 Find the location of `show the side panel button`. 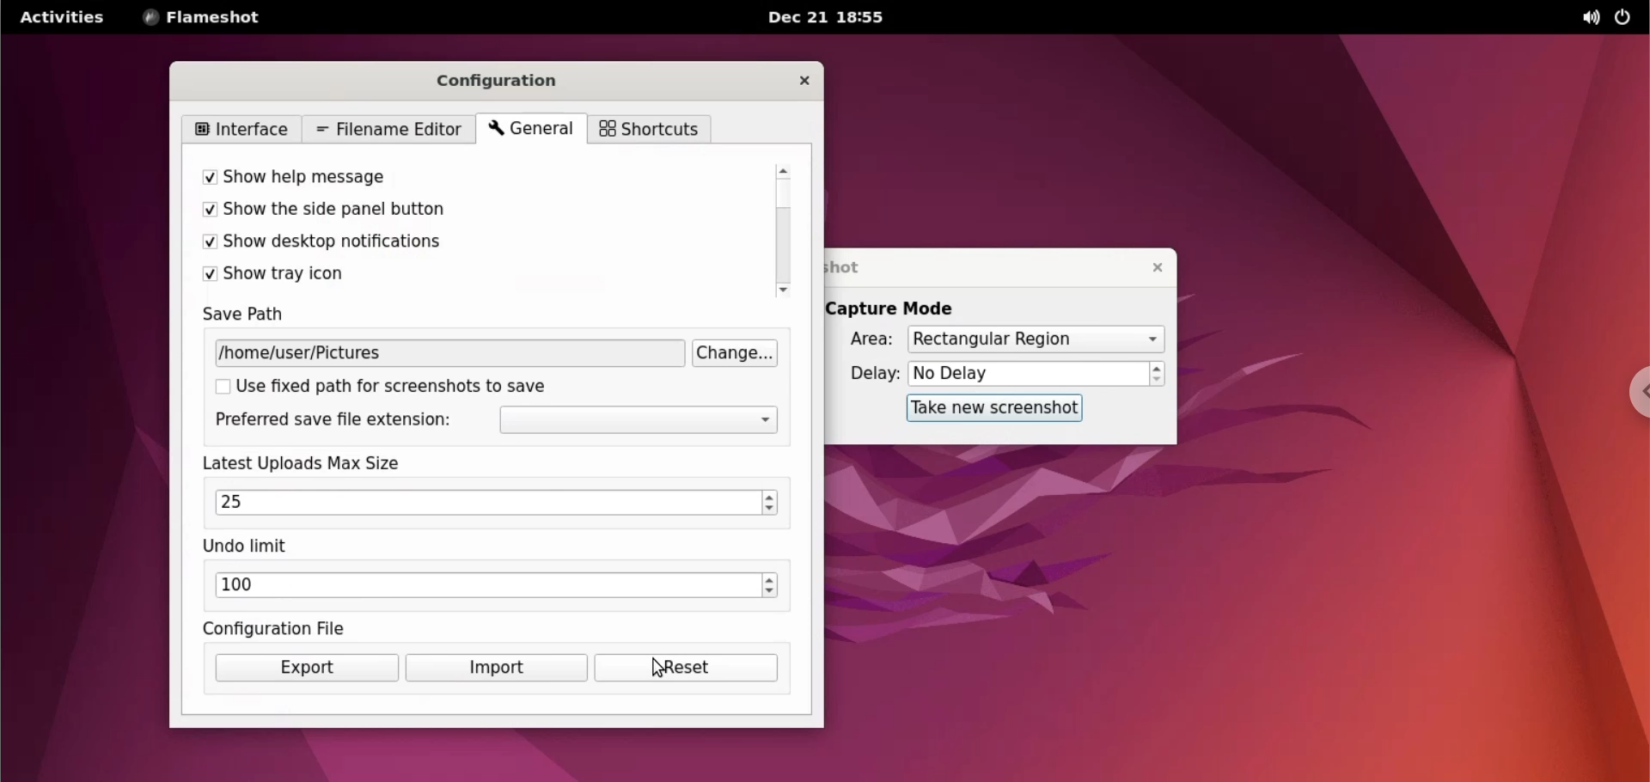

show the side panel button is located at coordinates (425, 211).